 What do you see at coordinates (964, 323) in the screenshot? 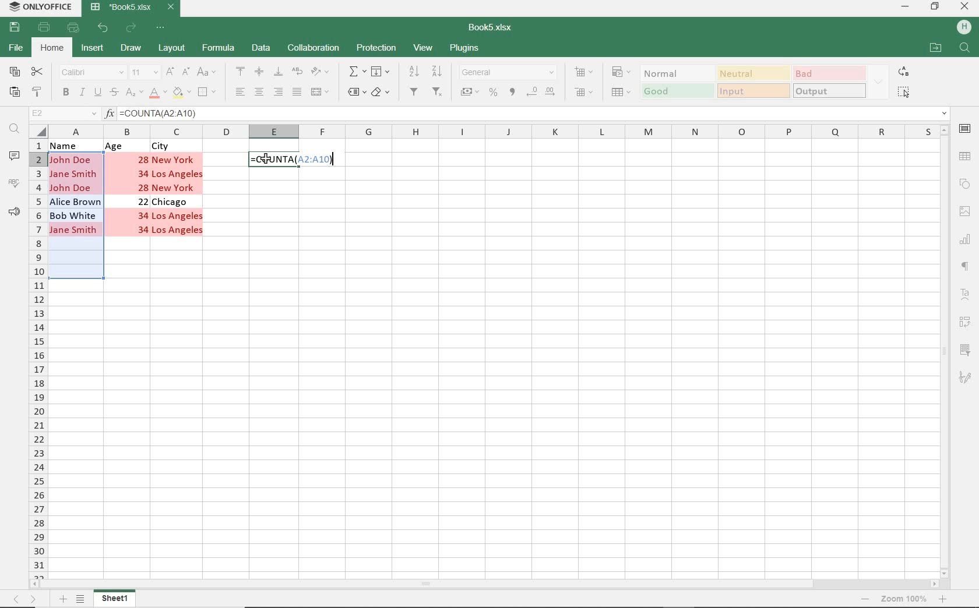
I see `PIVOT TABLE` at bounding box center [964, 323].